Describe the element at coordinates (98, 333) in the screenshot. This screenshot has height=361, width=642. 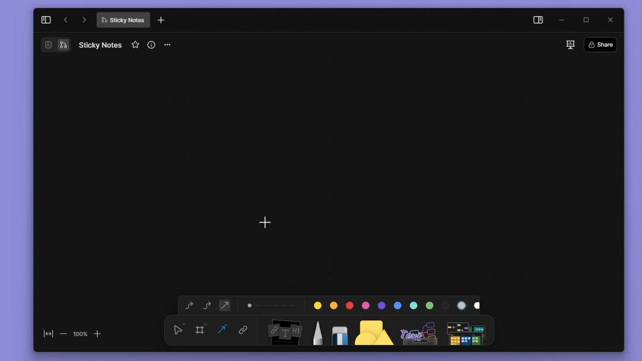
I see `zoom in` at that location.